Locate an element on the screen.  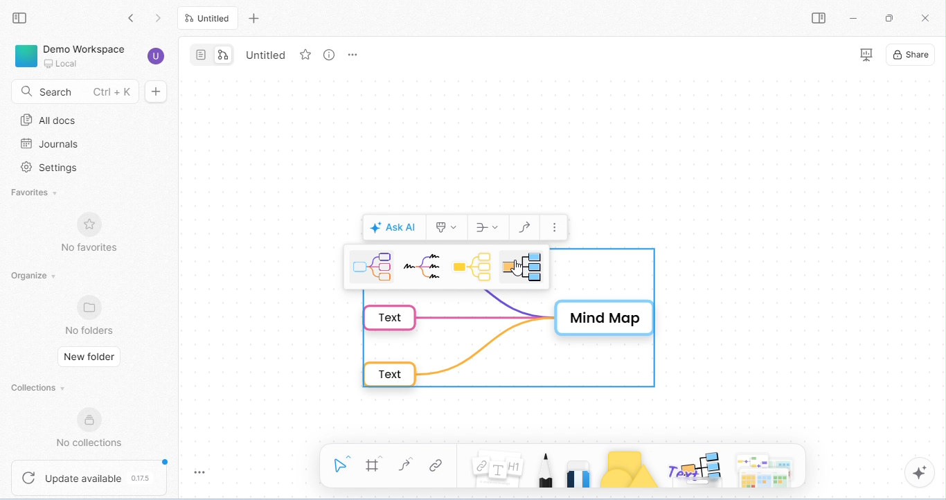
pencil is located at coordinates (545, 468).